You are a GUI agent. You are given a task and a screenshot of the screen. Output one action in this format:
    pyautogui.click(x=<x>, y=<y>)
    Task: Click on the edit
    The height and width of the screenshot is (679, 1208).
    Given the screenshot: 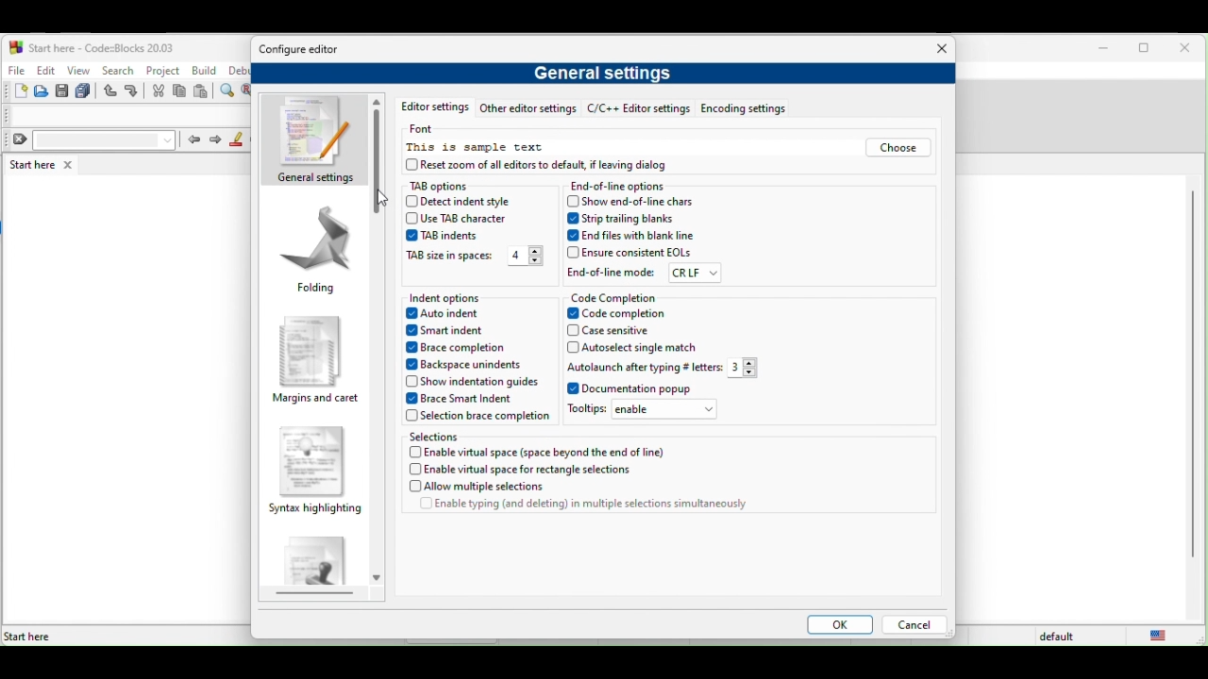 What is the action you would take?
    pyautogui.click(x=45, y=70)
    